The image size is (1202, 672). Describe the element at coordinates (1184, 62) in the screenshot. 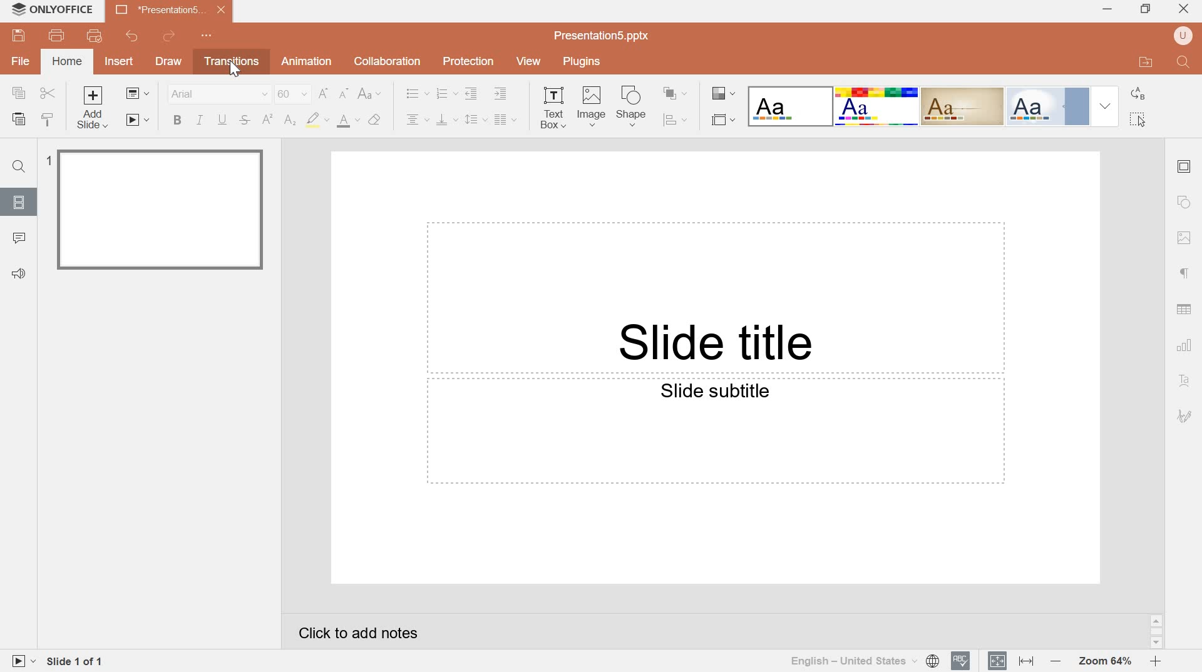

I see `Find` at that location.